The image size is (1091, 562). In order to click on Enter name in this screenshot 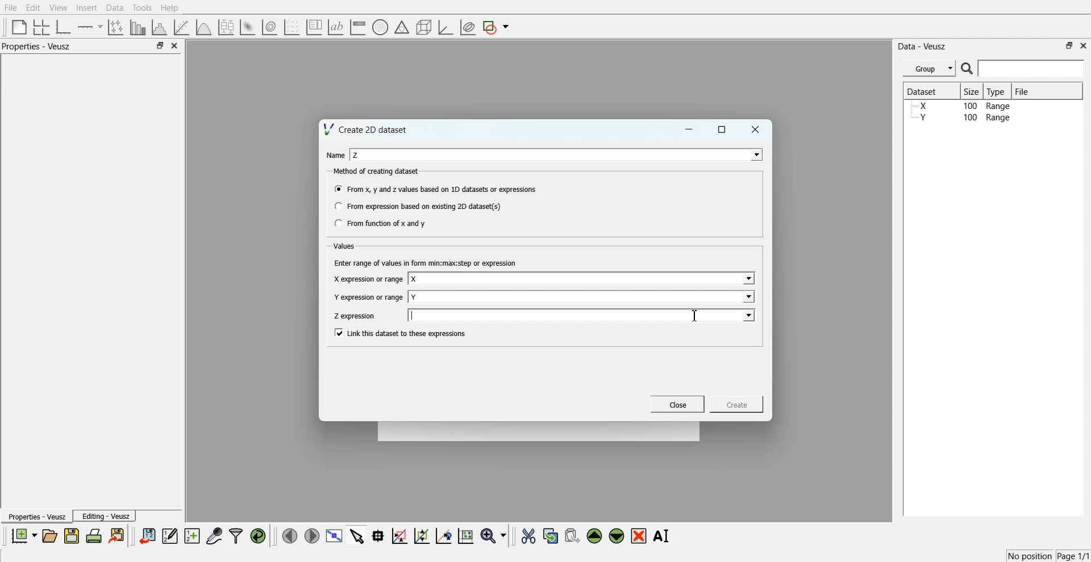, I will do `click(583, 296)`.